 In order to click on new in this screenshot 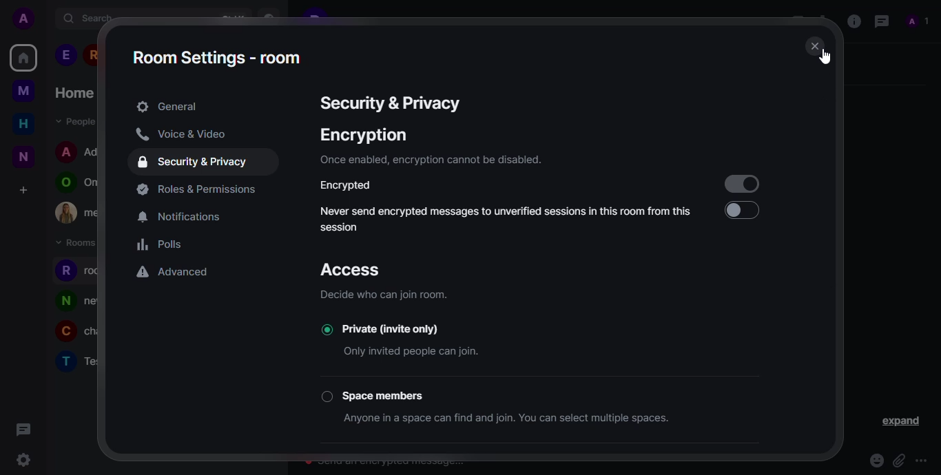, I will do `click(23, 156)`.